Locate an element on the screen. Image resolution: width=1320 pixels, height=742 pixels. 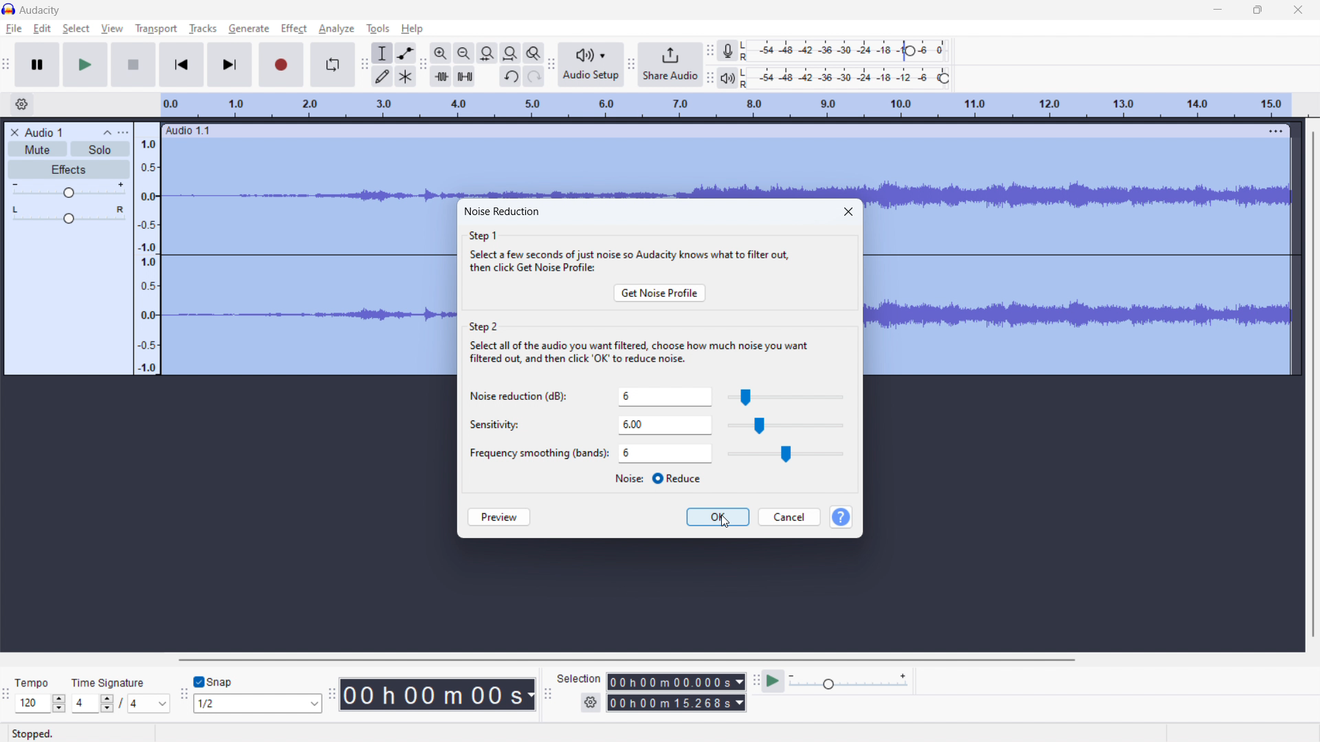
set tempo is located at coordinates (41, 694).